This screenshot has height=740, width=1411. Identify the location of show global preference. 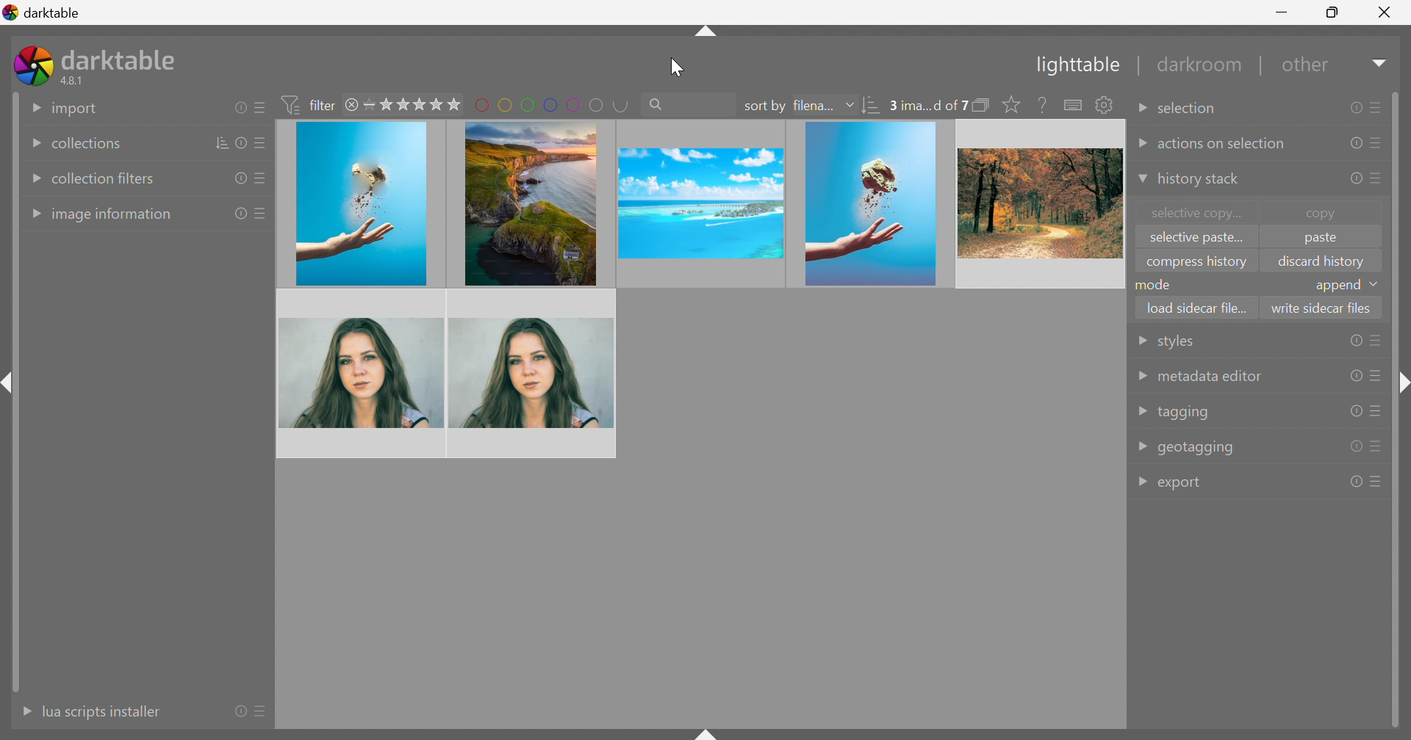
(1103, 104).